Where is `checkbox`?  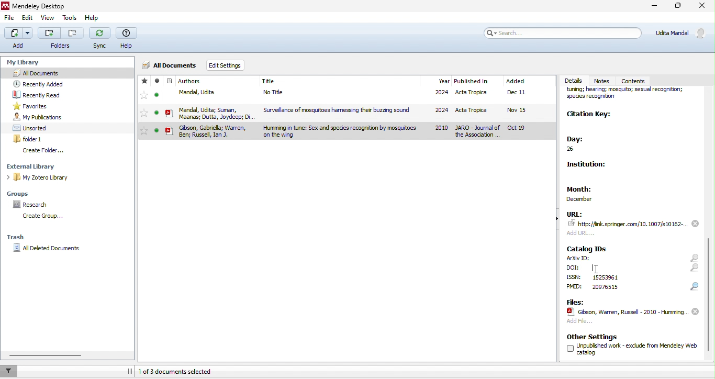 checkbox is located at coordinates (569, 349).